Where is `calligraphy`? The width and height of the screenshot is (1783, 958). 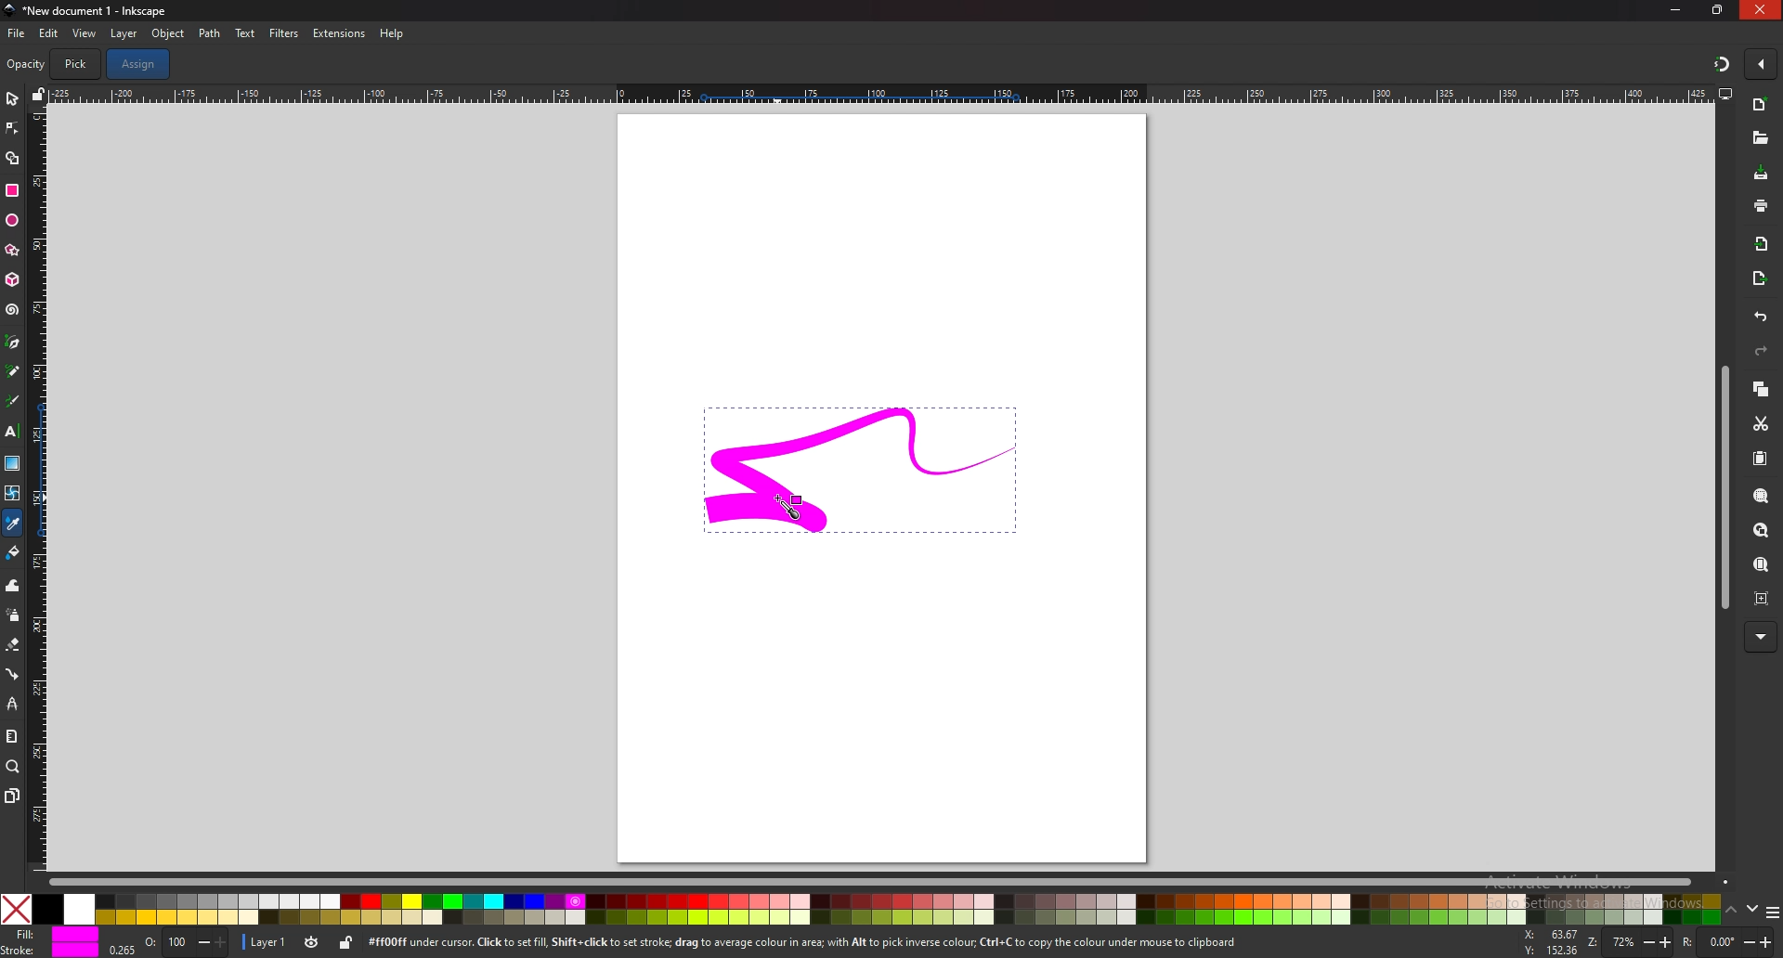
calligraphy is located at coordinates (12, 400).